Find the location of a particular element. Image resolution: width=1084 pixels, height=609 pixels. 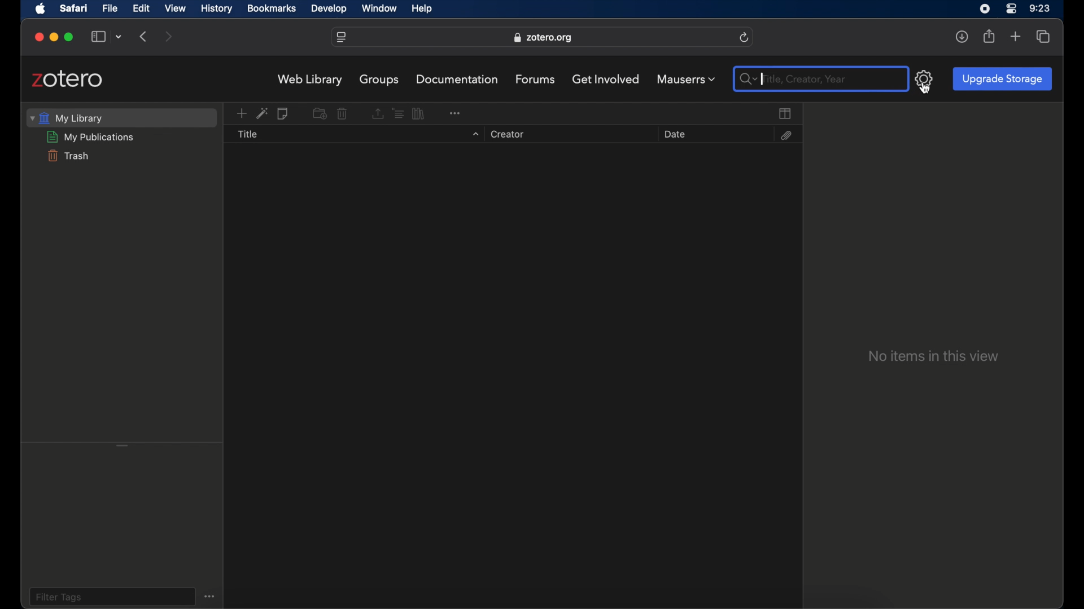

website address is located at coordinates (543, 38).